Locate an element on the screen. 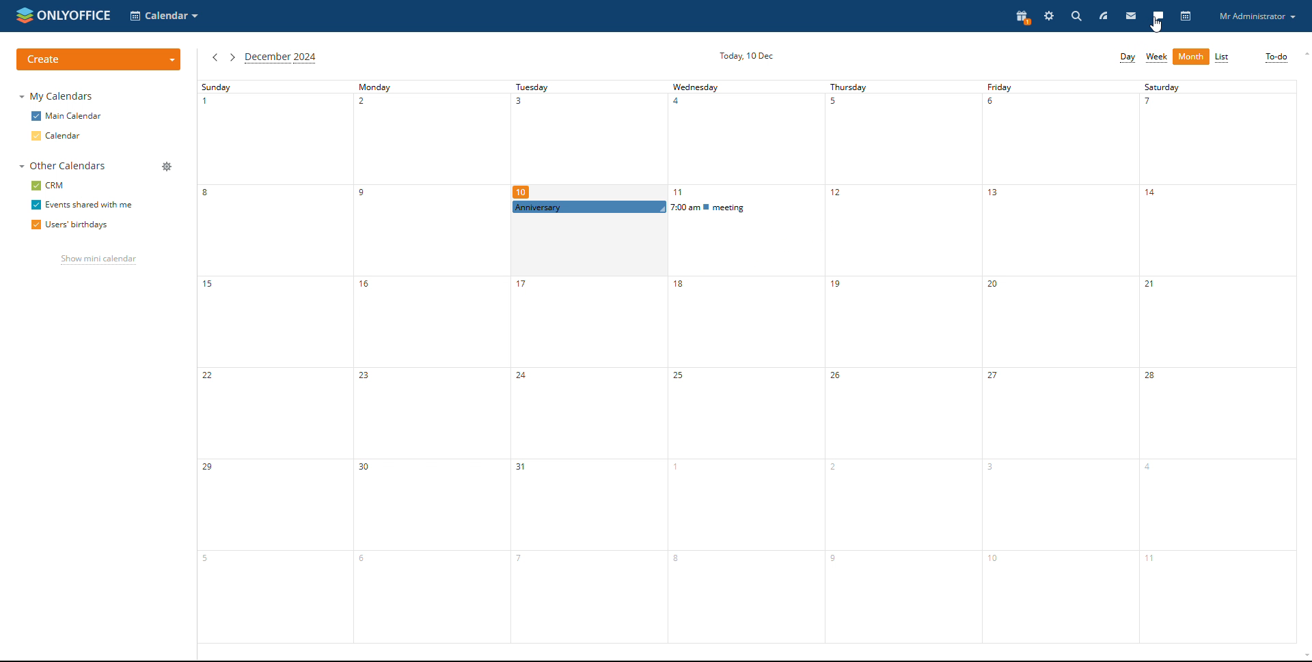  settings is located at coordinates (1049, 16).